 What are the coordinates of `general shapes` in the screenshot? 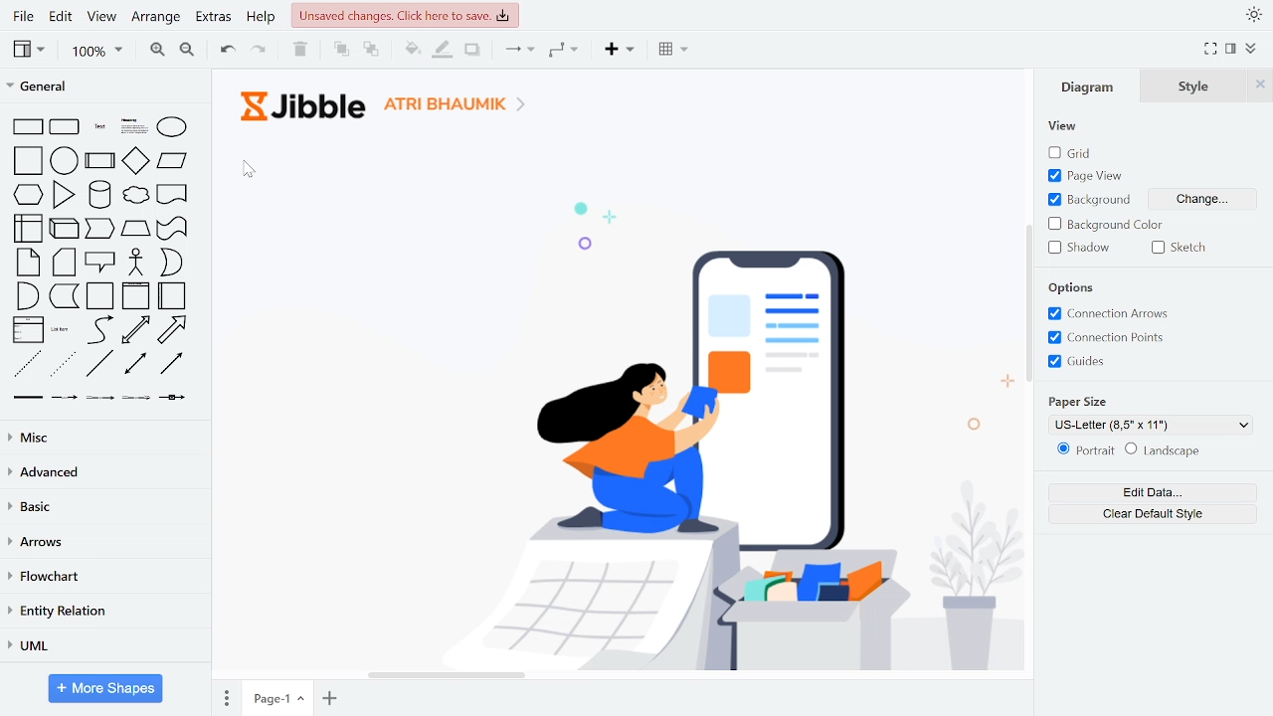 It's located at (26, 125).